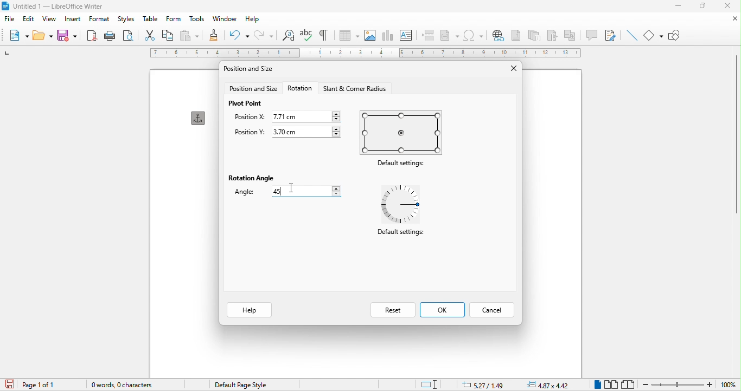  I want to click on new, so click(18, 36).